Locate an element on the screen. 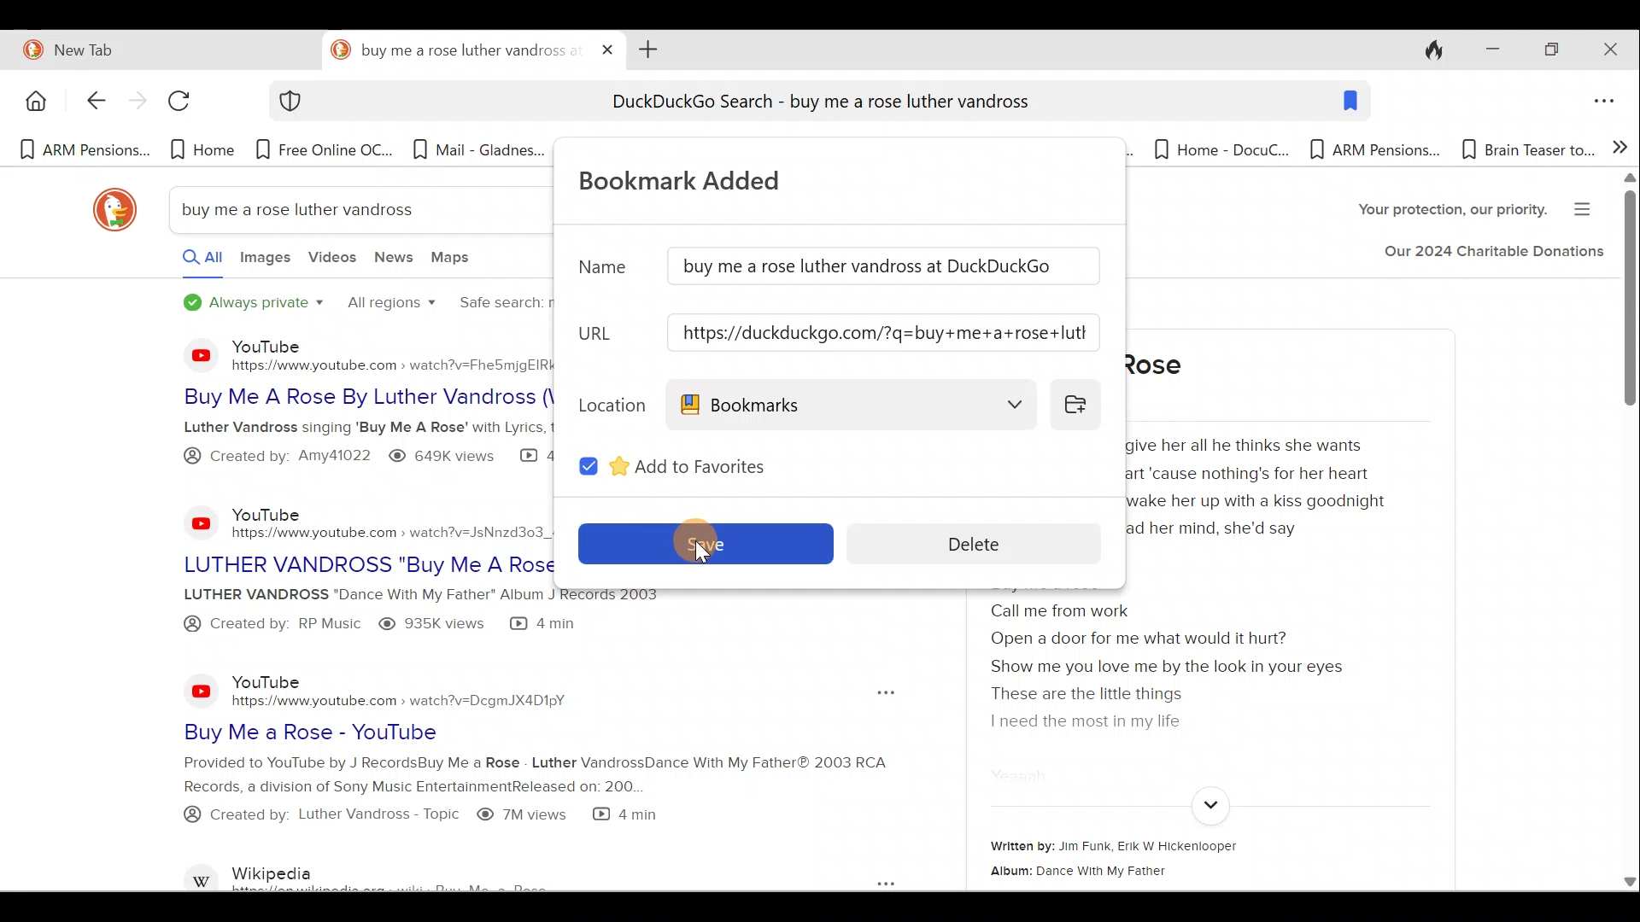 The height and width of the screenshot is (922, 1640). https://duckduckgo.com/?q=buy+me+a+rose+lutt is located at coordinates (885, 333).